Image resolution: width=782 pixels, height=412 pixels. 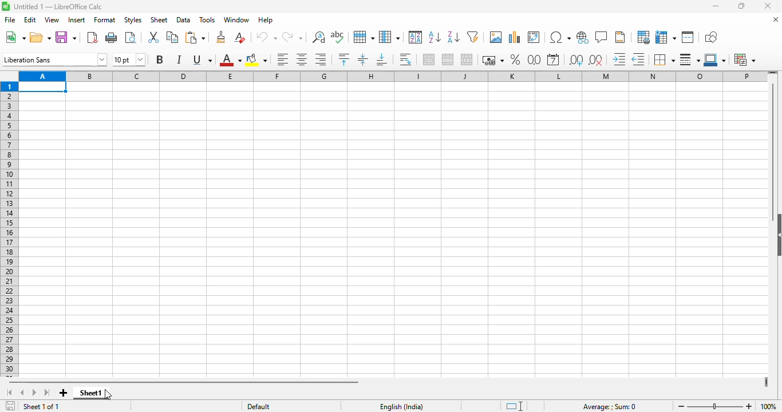 I want to click on window, so click(x=237, y=19).